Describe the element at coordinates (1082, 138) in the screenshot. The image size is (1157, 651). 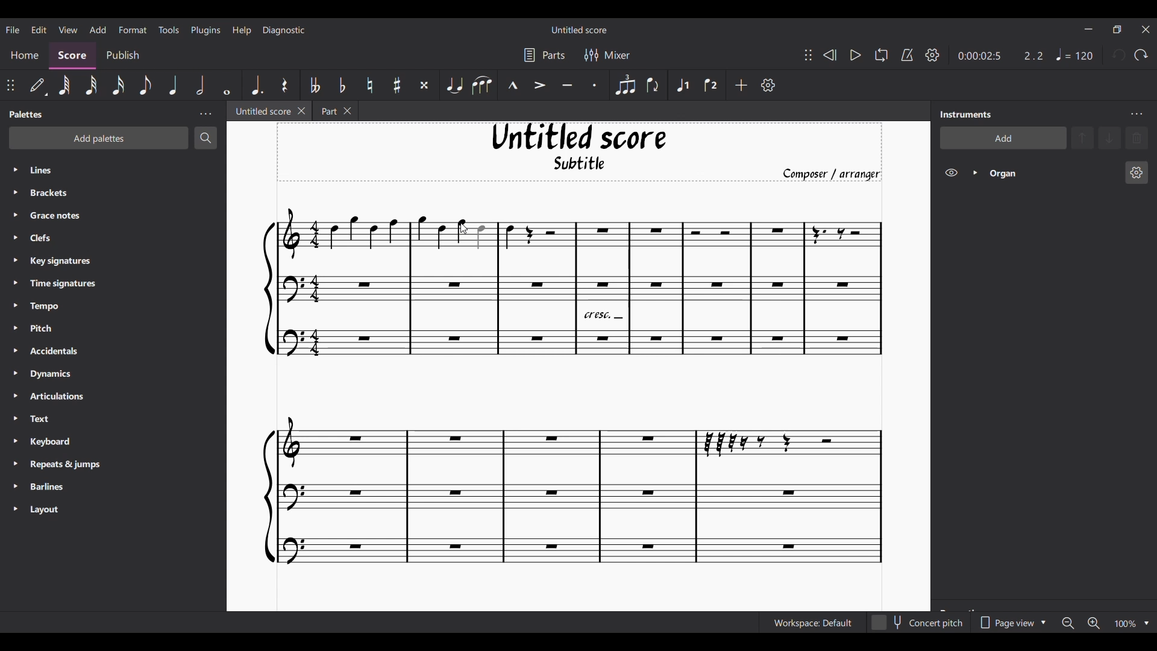
I see `Move selection up` at that location.